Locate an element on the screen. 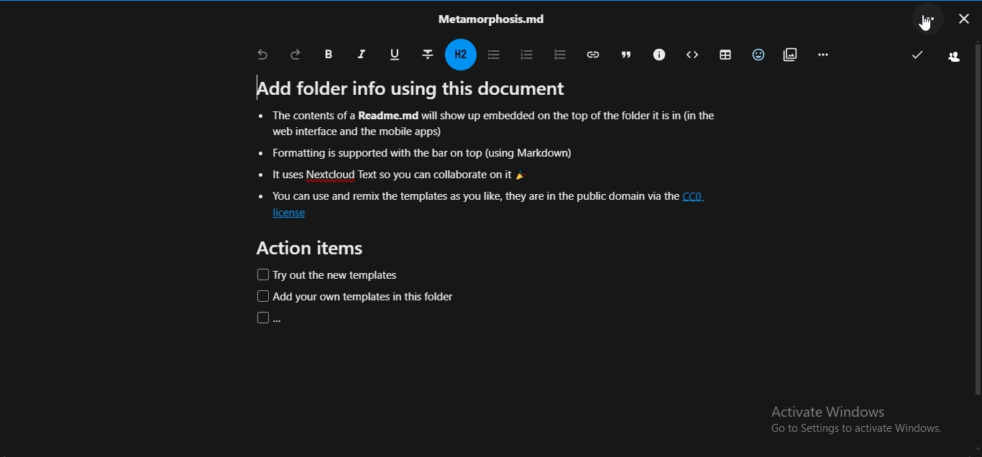 The image size is (982, 457). underline is located at coordinates (397, 55).